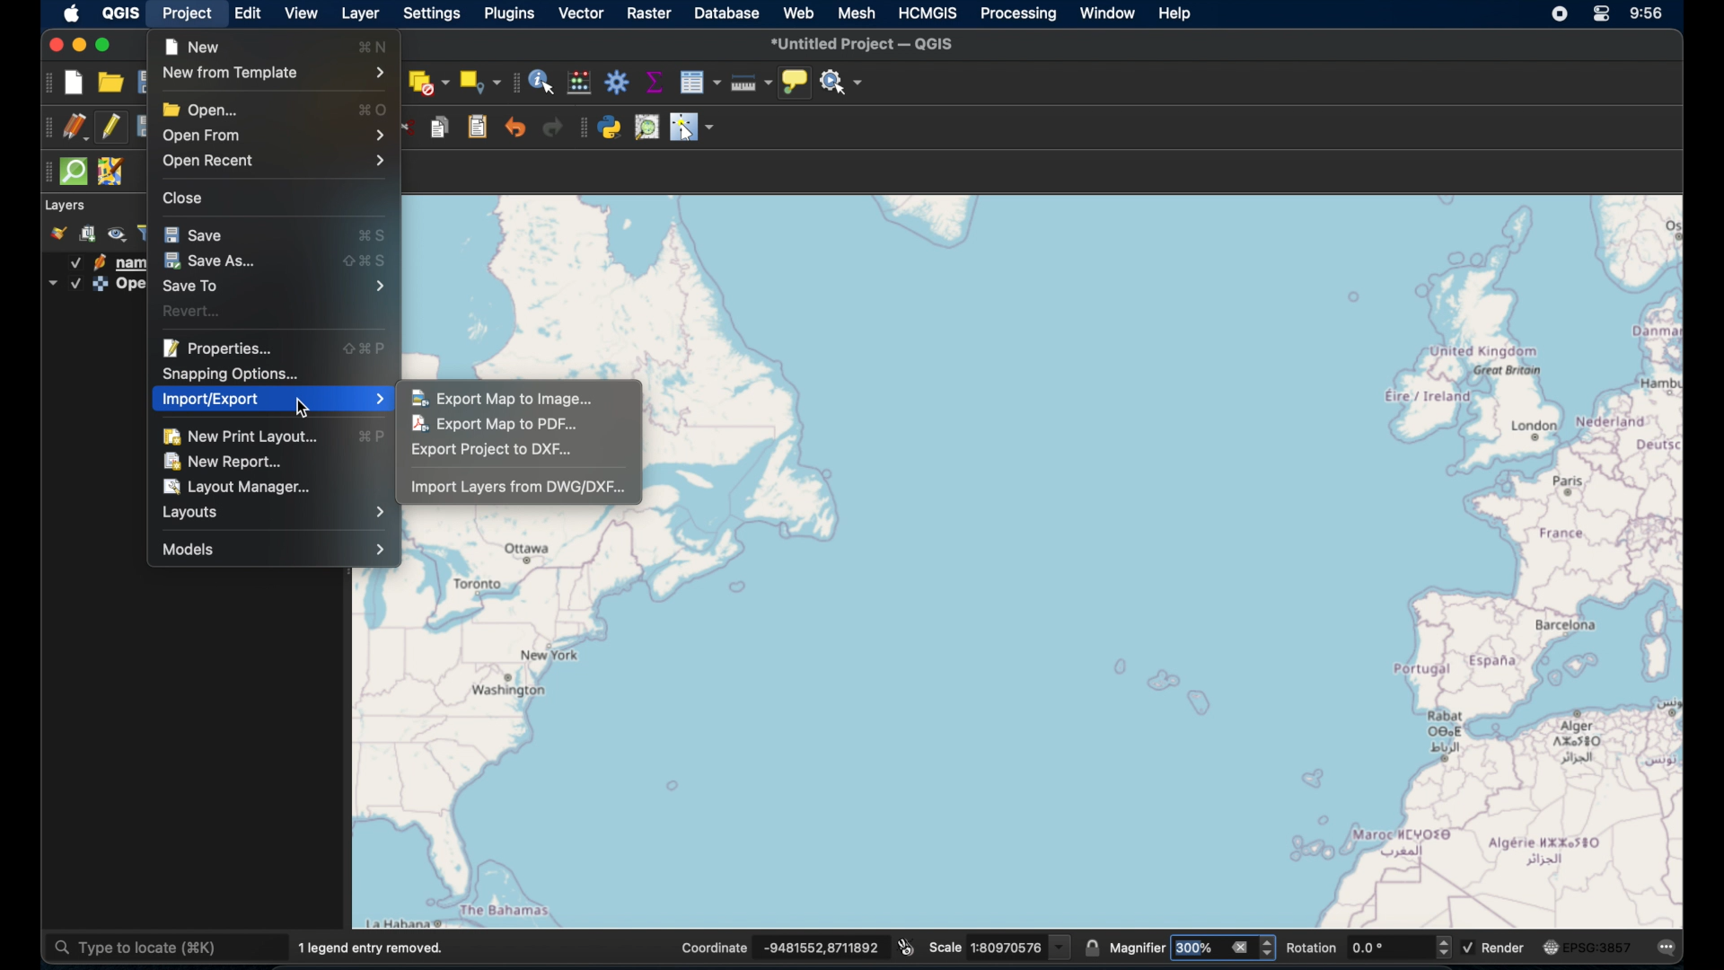  Describe the element at coordinates (842, 84) in the screenshot. I see `no action selected` at that location.